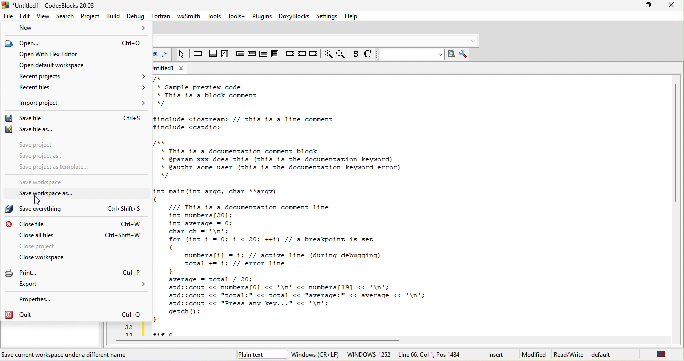 This screenshot has height=361, width=684. I want to click on wxsmith, so click(189, 17).